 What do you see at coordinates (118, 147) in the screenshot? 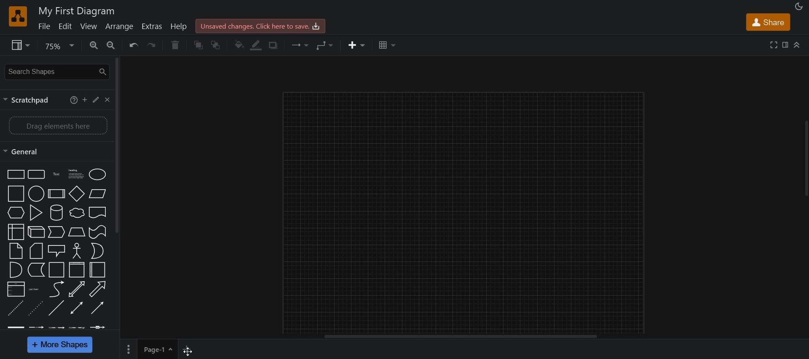
I see `vertical scroll bar` at bounding box center [118, 147].